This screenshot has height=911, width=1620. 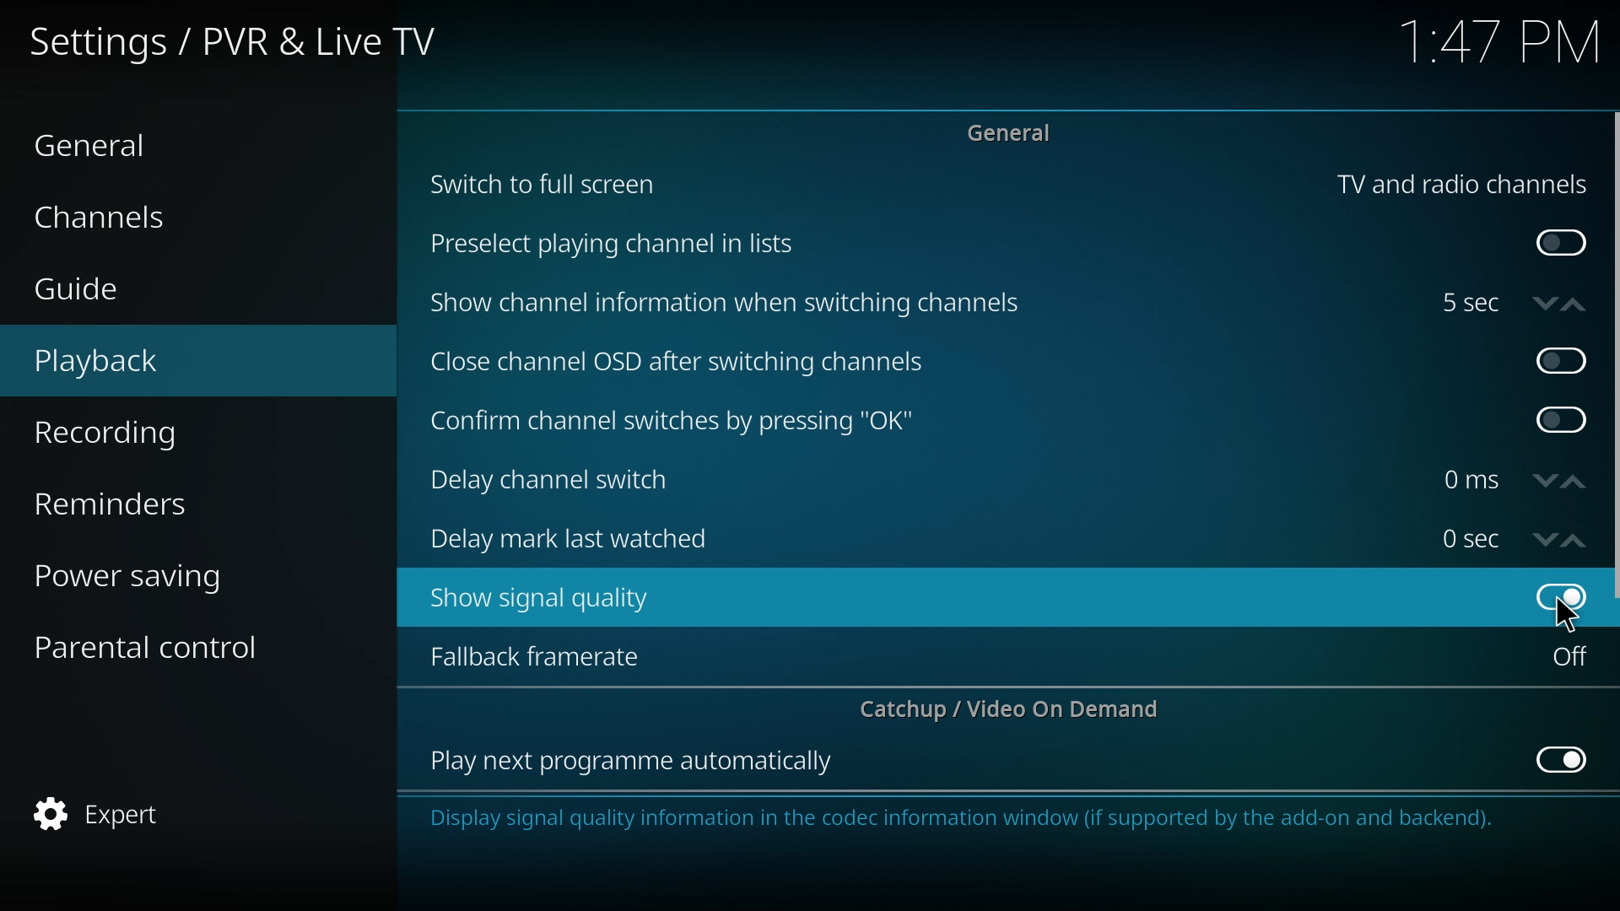 I want to click on delay mark last watched, so click(x=577, y=536).